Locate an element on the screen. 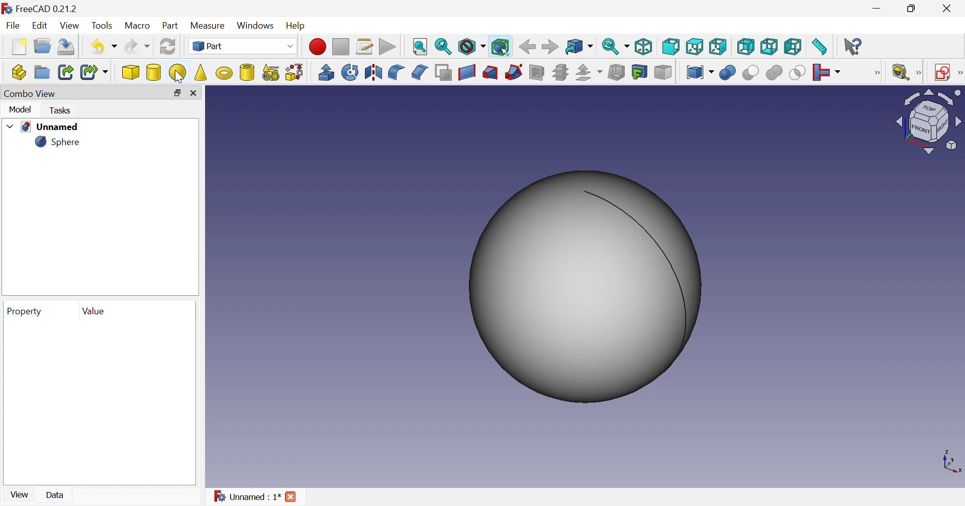 Image resolution: width=965 pixels, height=506 pixels. Fillet is located at coordinates (397, 72).